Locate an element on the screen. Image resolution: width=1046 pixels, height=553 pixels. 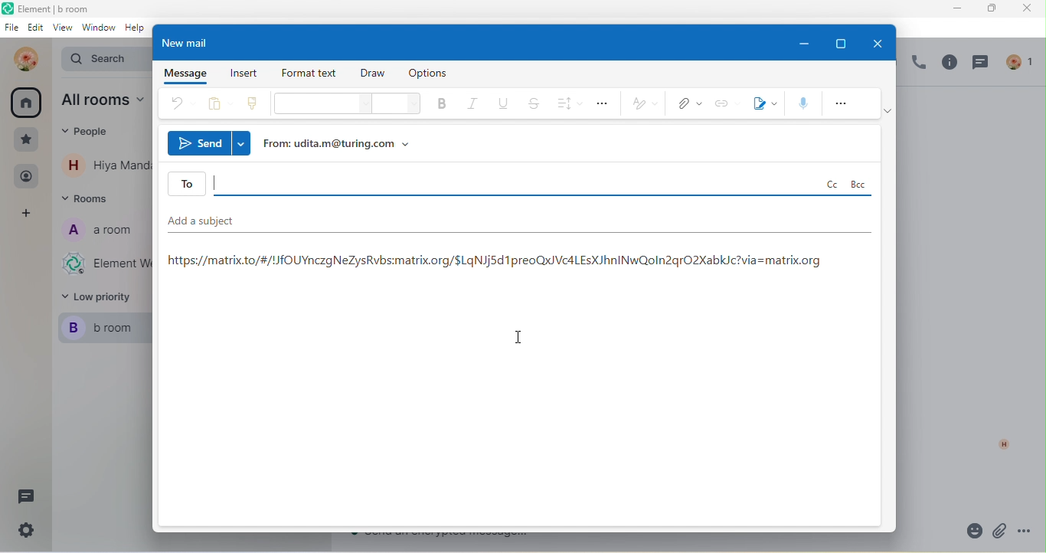
emoji is located at coordinates (968, 532).